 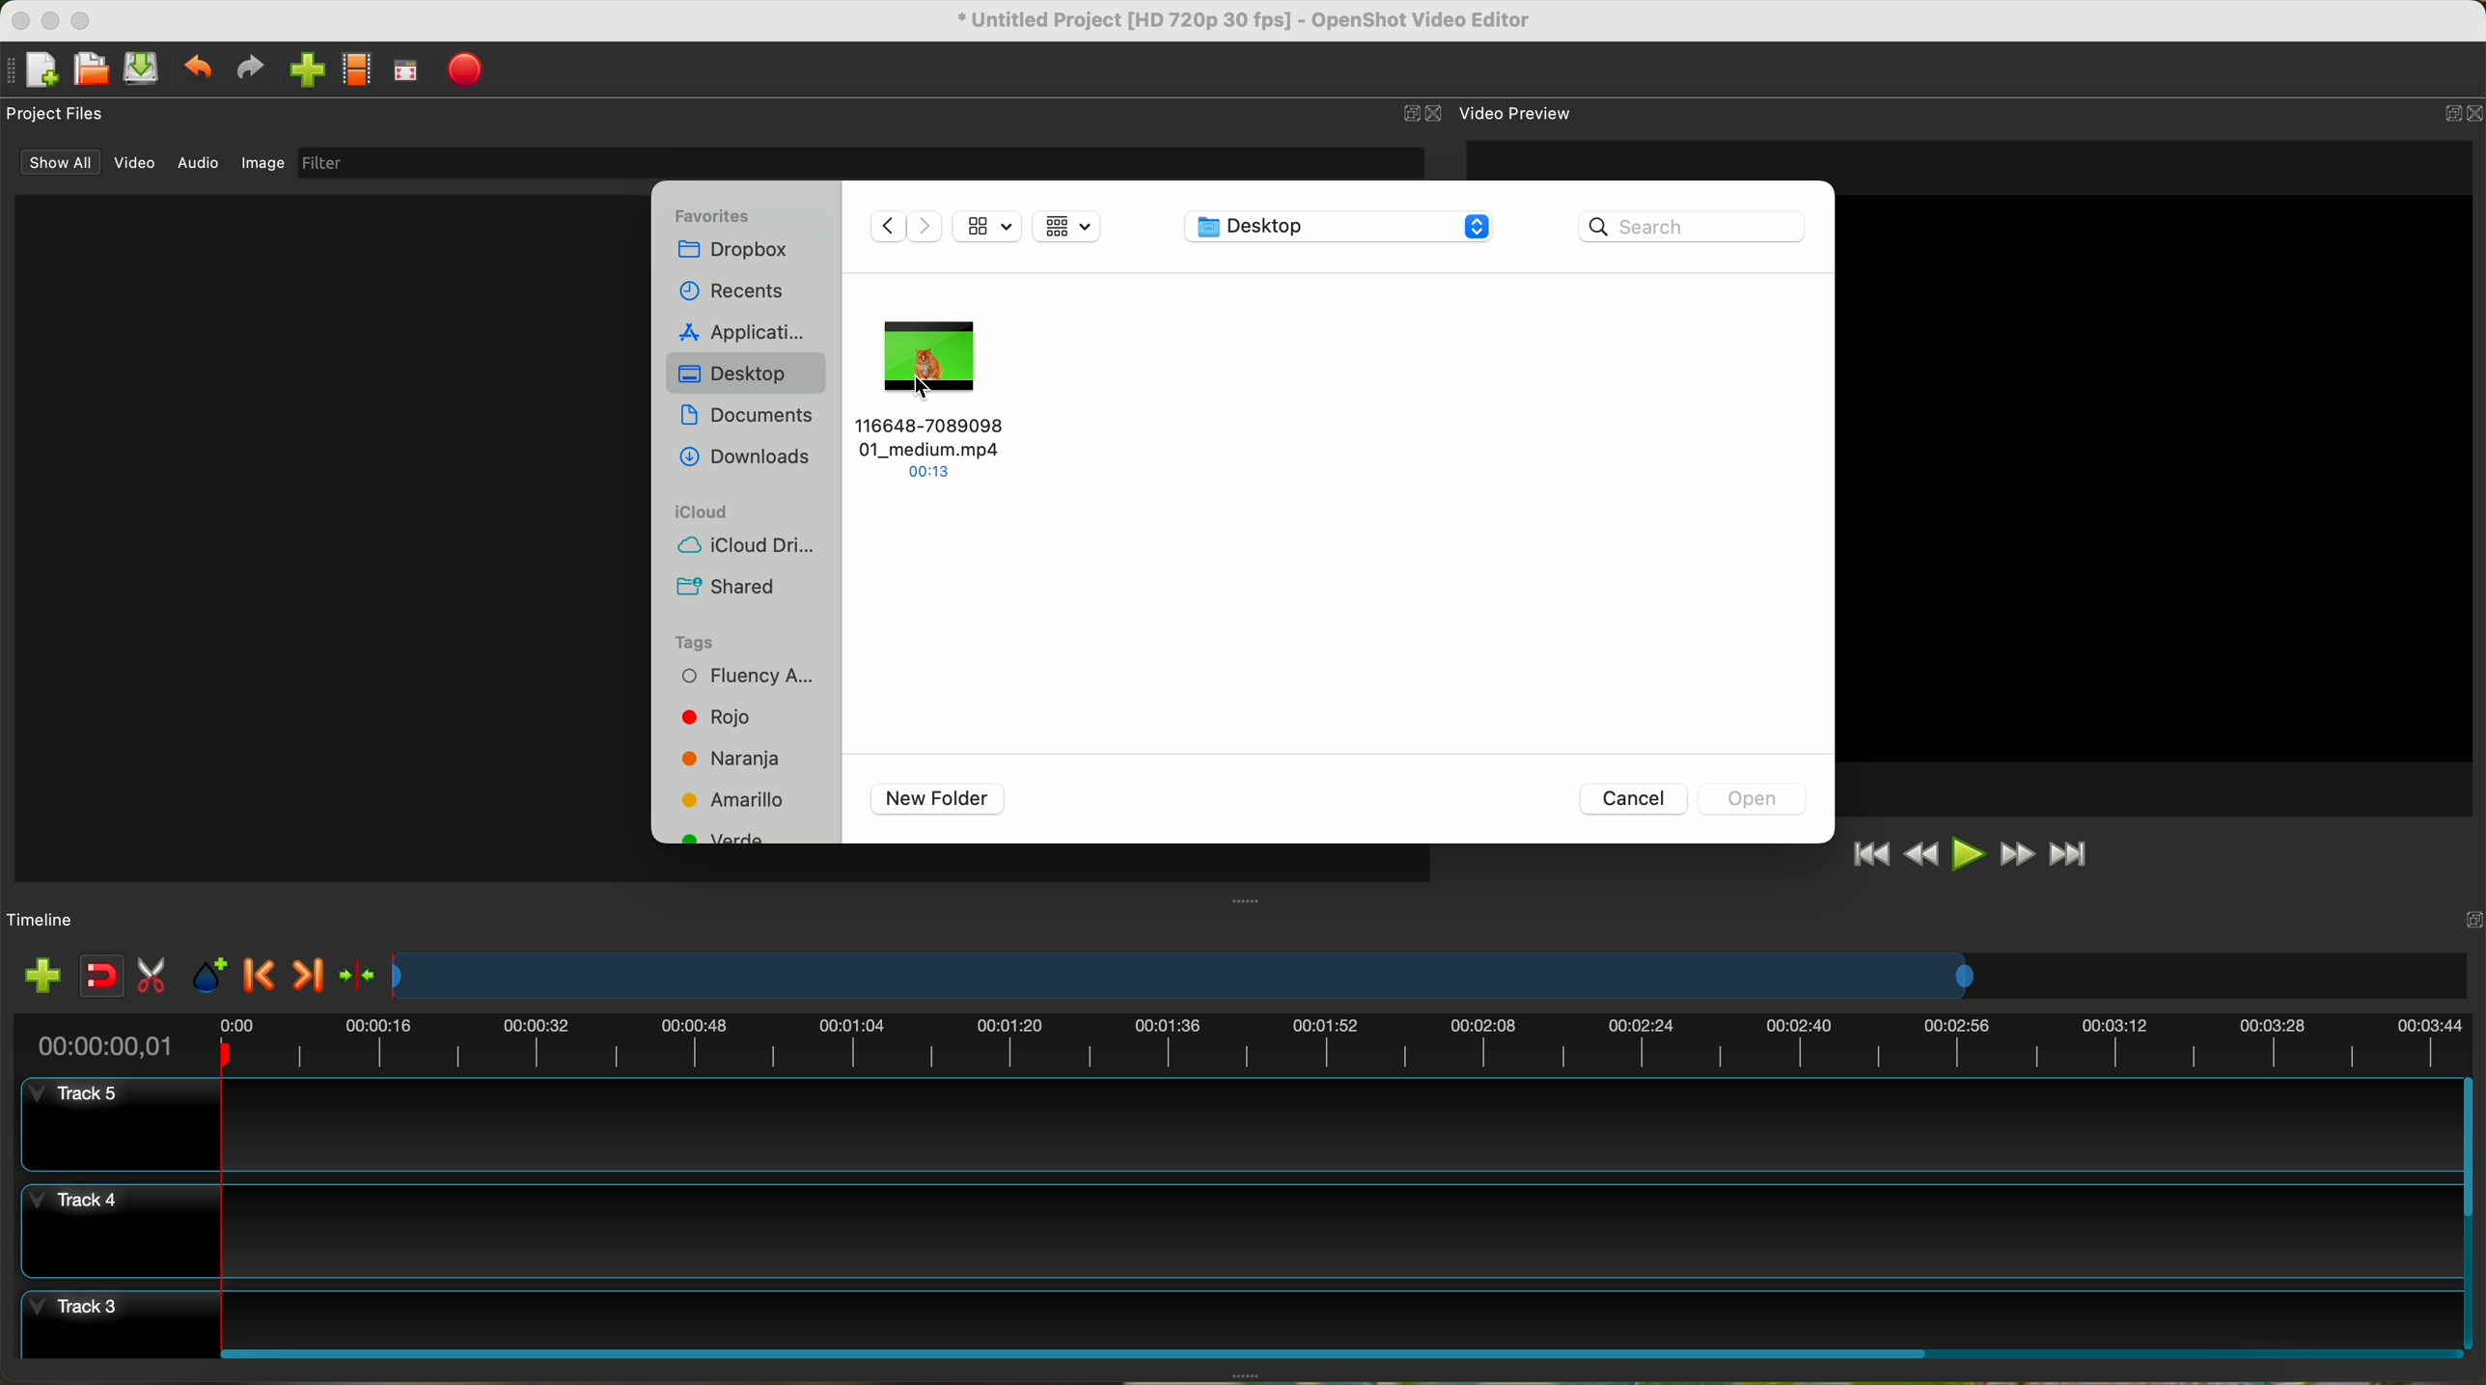 I want to click on track 4, so click(x=1236, y=1231).